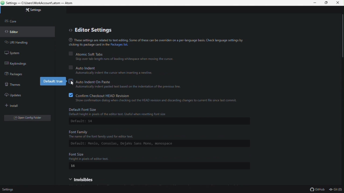  Describe the element at coordinates (144, 144) in the screenshot. I see `Default: Menlo, Consolas, DejaVu Sans Mono, monospace` at that location.